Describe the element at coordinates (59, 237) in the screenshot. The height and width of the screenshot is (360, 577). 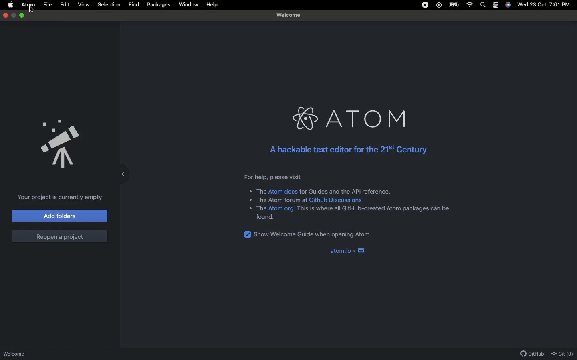
I see `Reopen a project` at that location.